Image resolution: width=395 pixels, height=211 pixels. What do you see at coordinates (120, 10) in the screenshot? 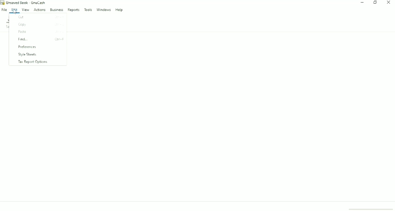
I see `Help` at bounding box center [120, 10].